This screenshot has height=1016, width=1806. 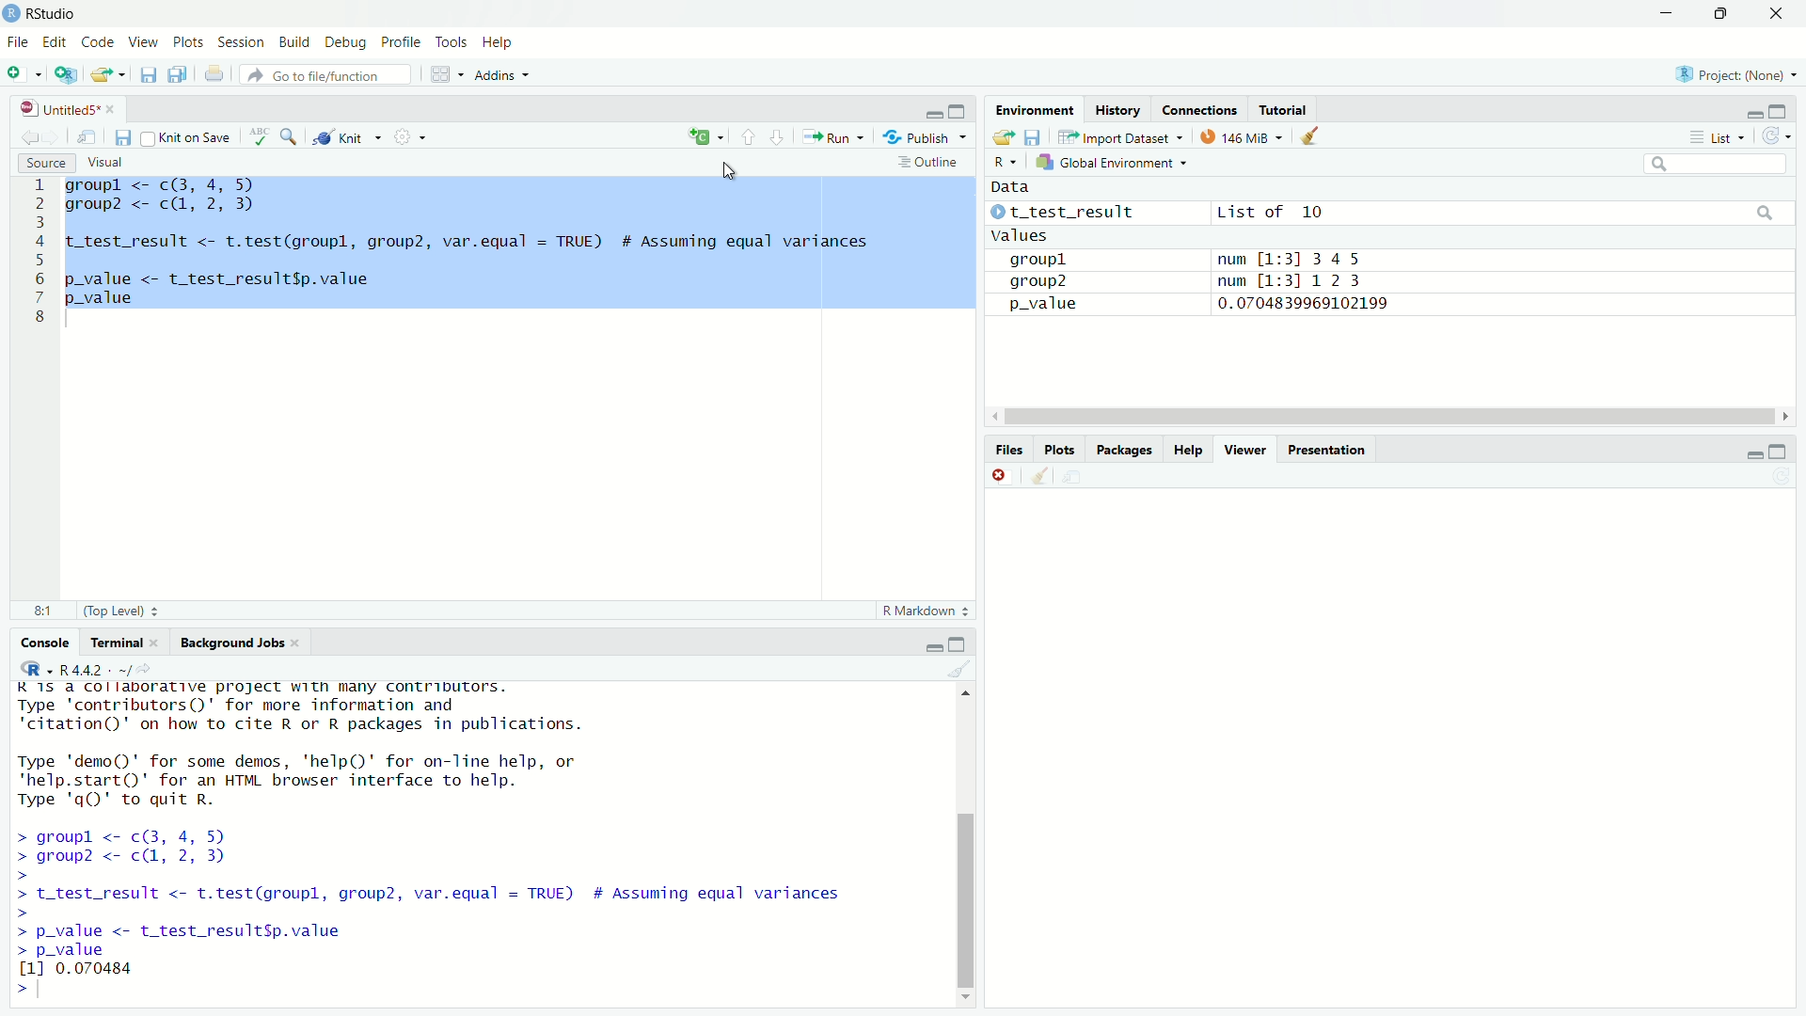 What do you see at coordinates (1240, 136) in the screenshot?
I see `© 145MiB ~` at bounding box center [1240, 136].